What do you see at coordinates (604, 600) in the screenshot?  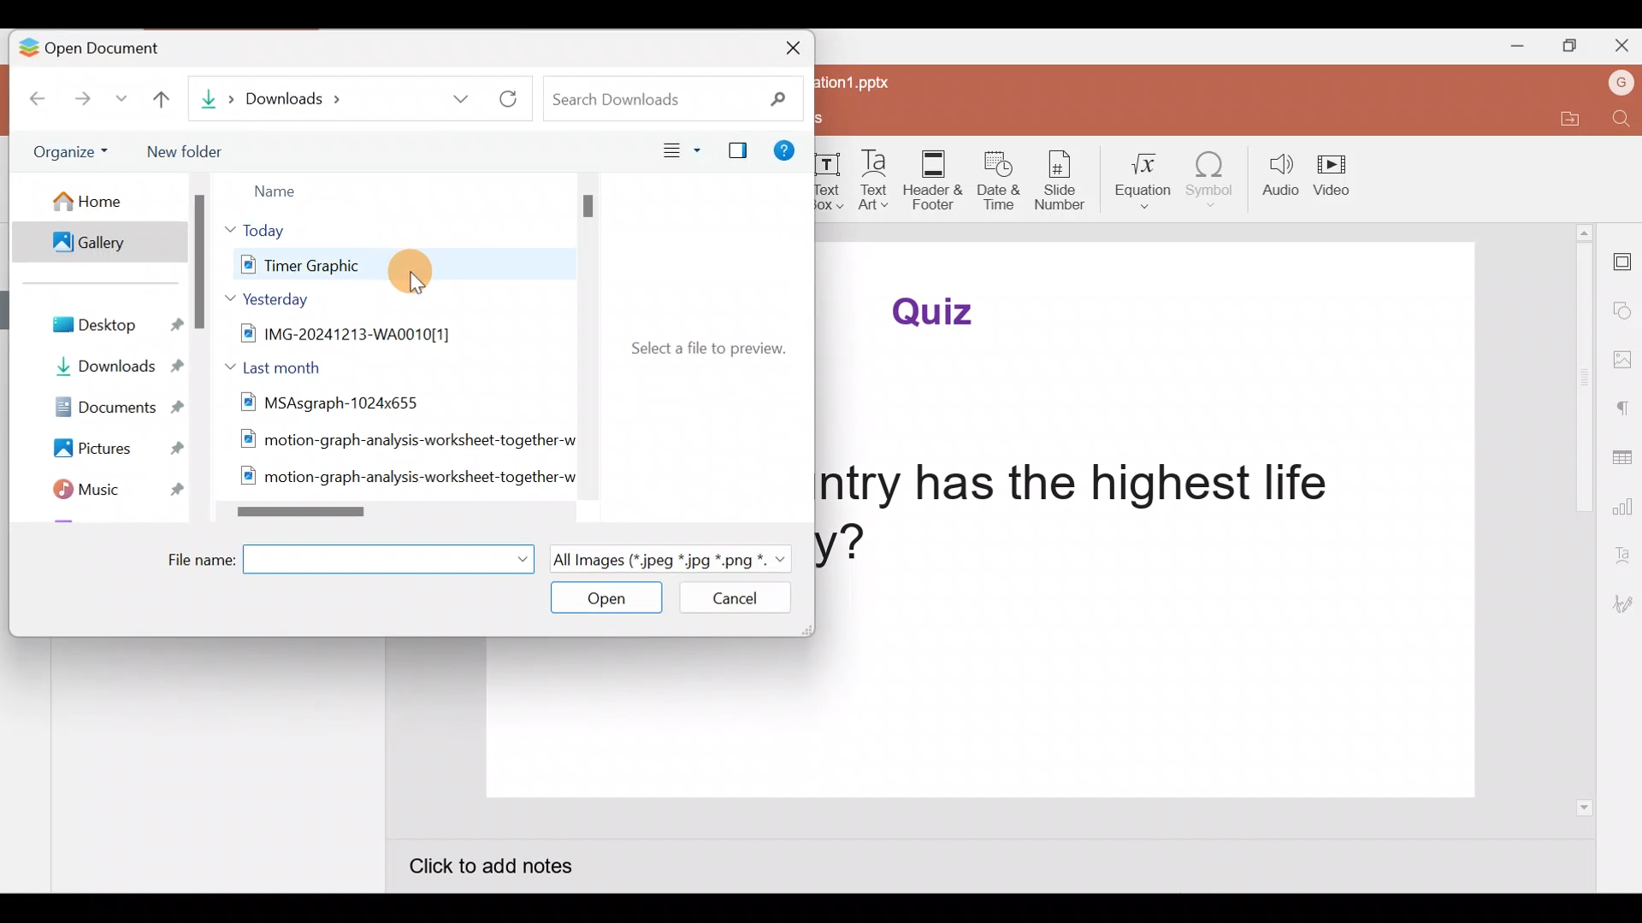 I see `Open` at bounding box center [604, 600].